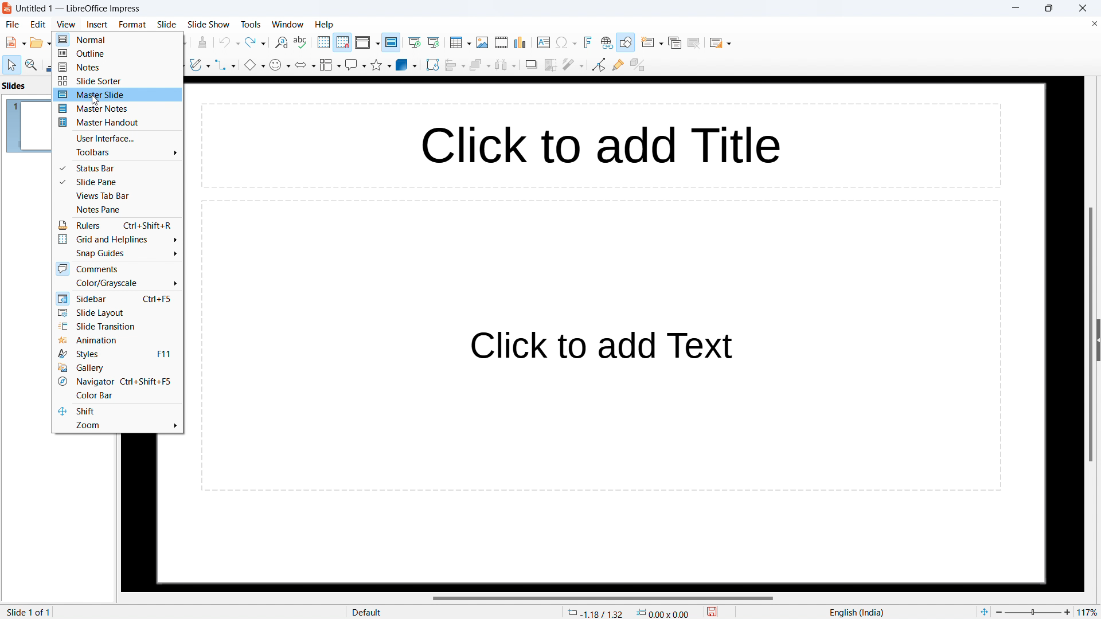 The height and width of the screenshot is (619, 1101). What do you see at coordinates (1098, 340) in the screenshot?
I see `expand` at bounding box center [1098, 340].